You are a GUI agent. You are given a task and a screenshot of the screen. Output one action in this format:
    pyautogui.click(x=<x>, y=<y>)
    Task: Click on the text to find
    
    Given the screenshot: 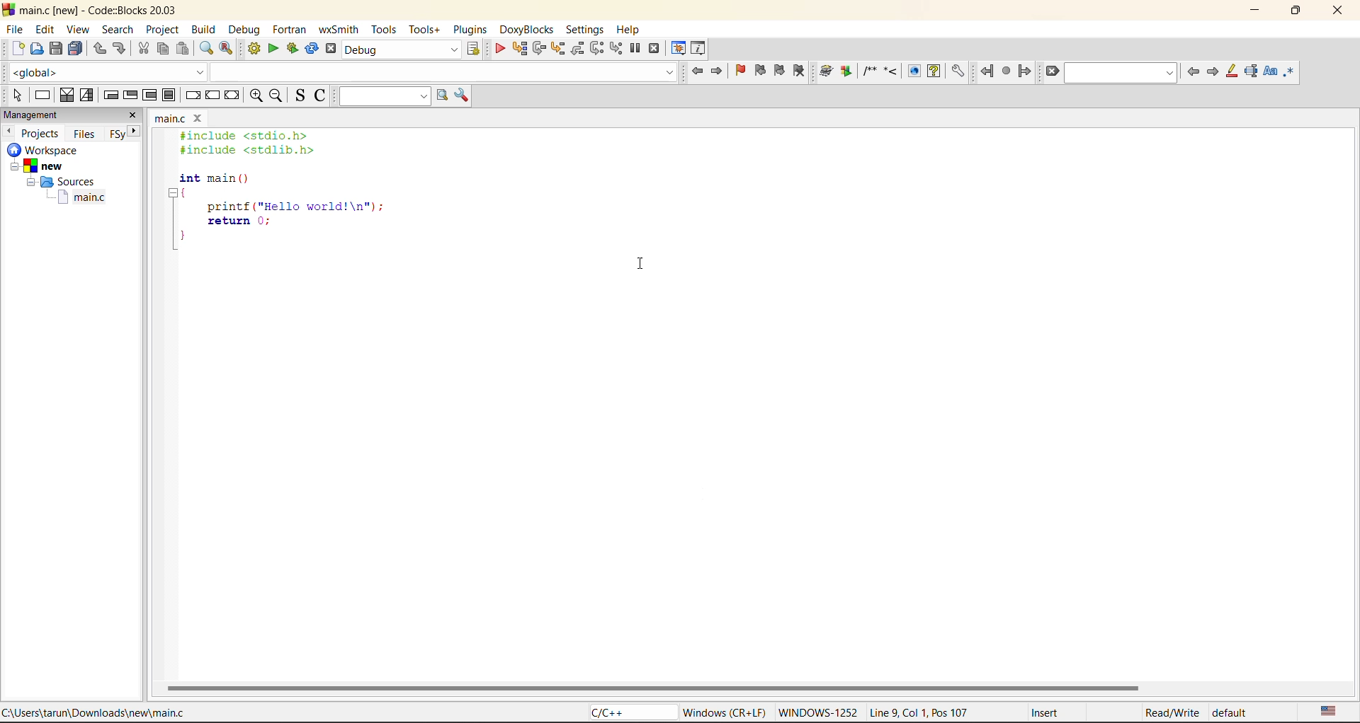 What is the action you would take?
    pyautogui.click(x=1122, y=73)
    